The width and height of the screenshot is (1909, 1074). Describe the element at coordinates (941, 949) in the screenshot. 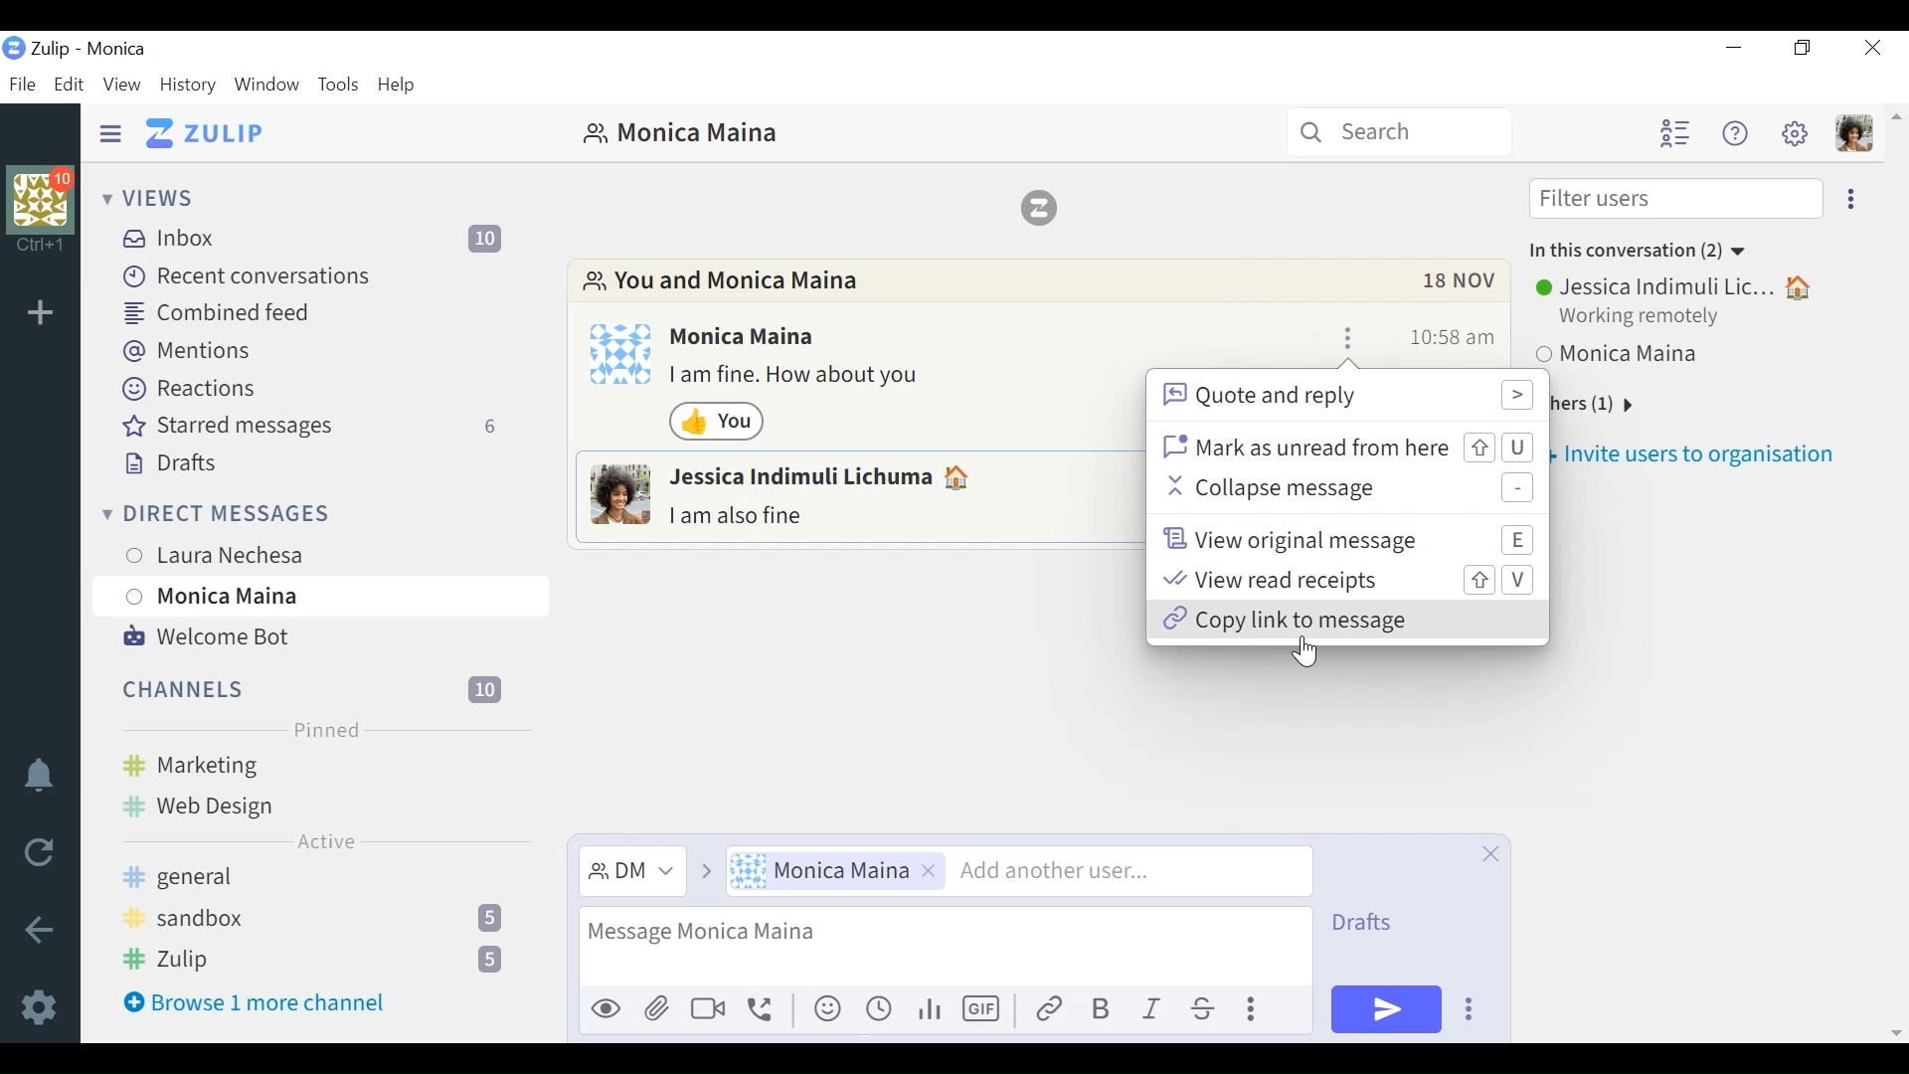

I see `message text input` at that location.